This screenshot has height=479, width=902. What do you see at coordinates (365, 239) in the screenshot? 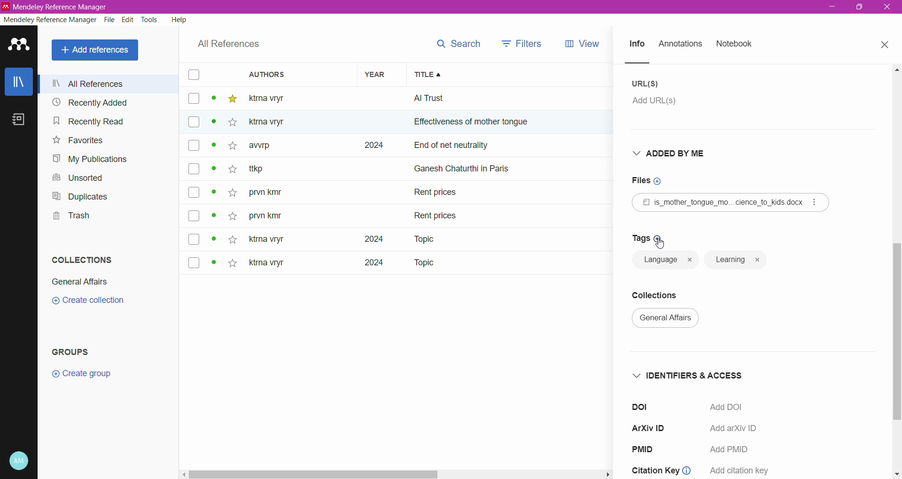
I see `2024` at bounding box center [365, 239].